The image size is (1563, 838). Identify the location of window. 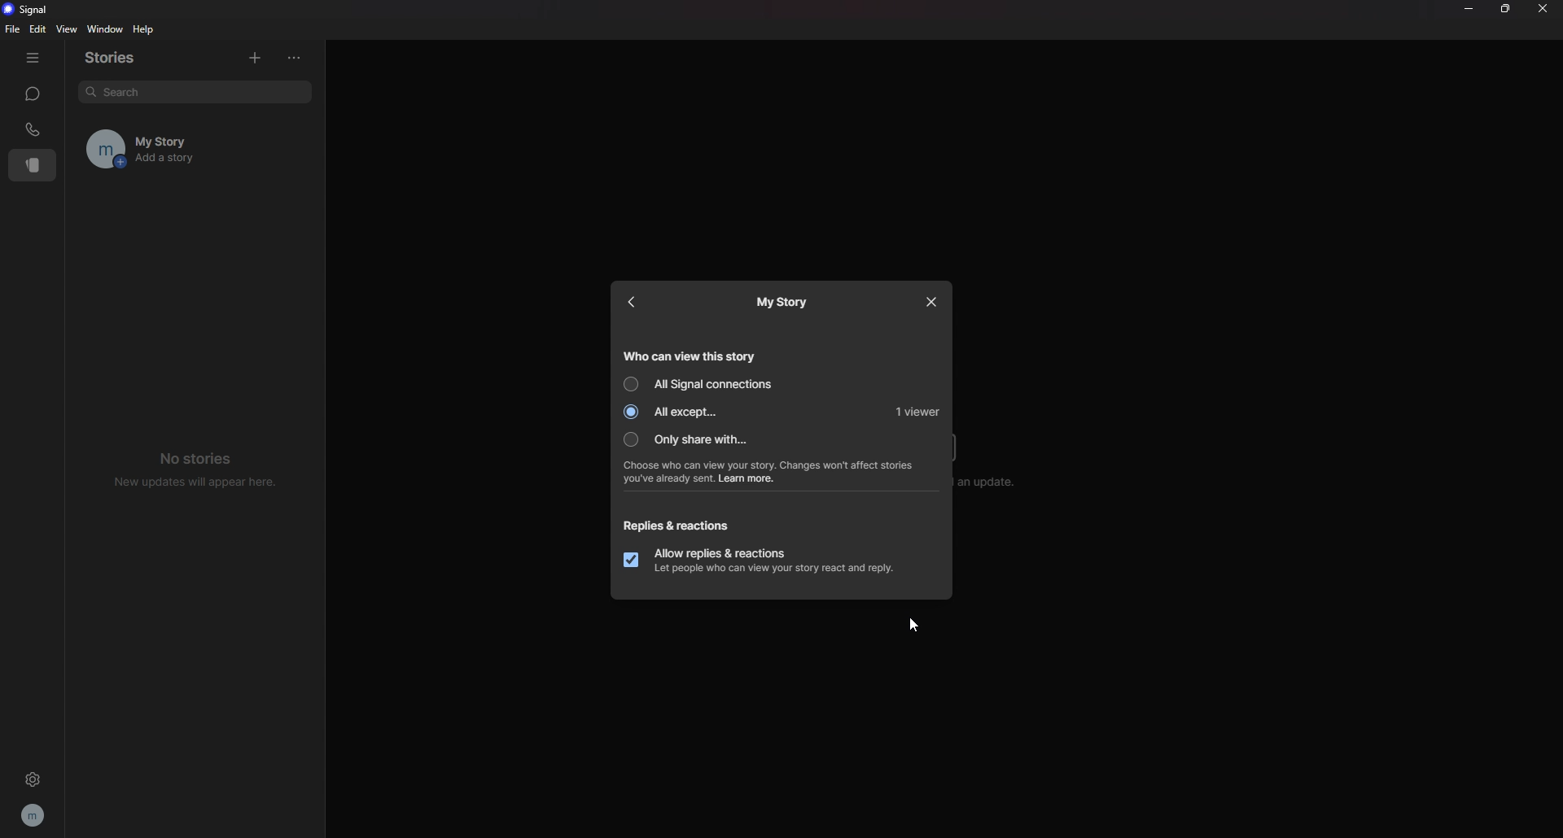
(107, 30).